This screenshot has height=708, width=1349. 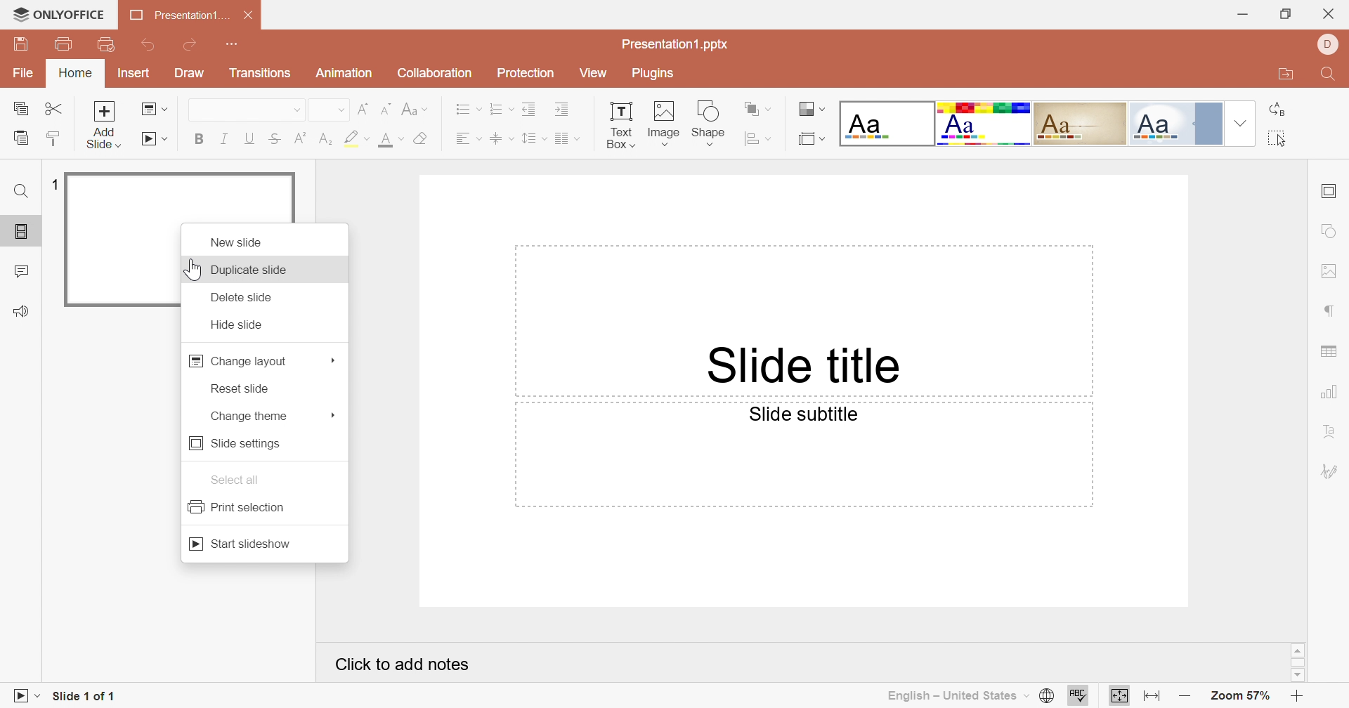 I want to click on Spell Checking, so click(x=1078, y=698).